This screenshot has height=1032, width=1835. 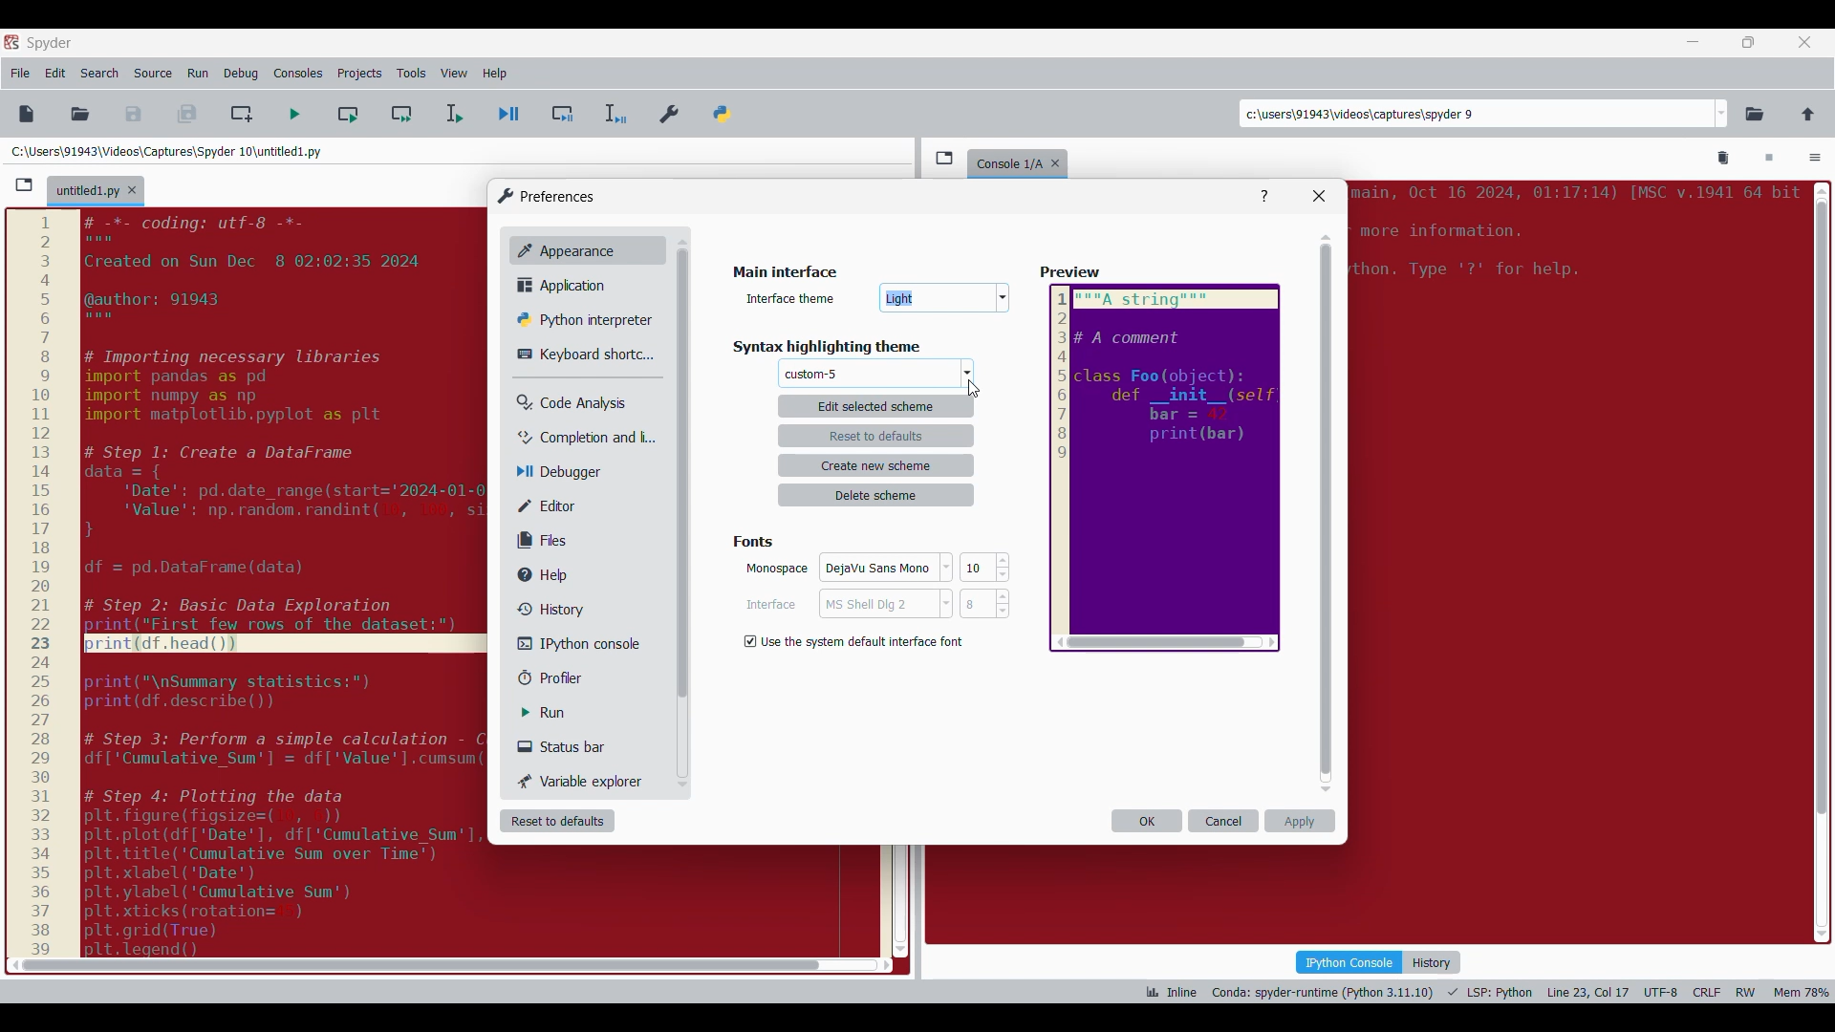 I want to click on code, so click(x=287, y=581).